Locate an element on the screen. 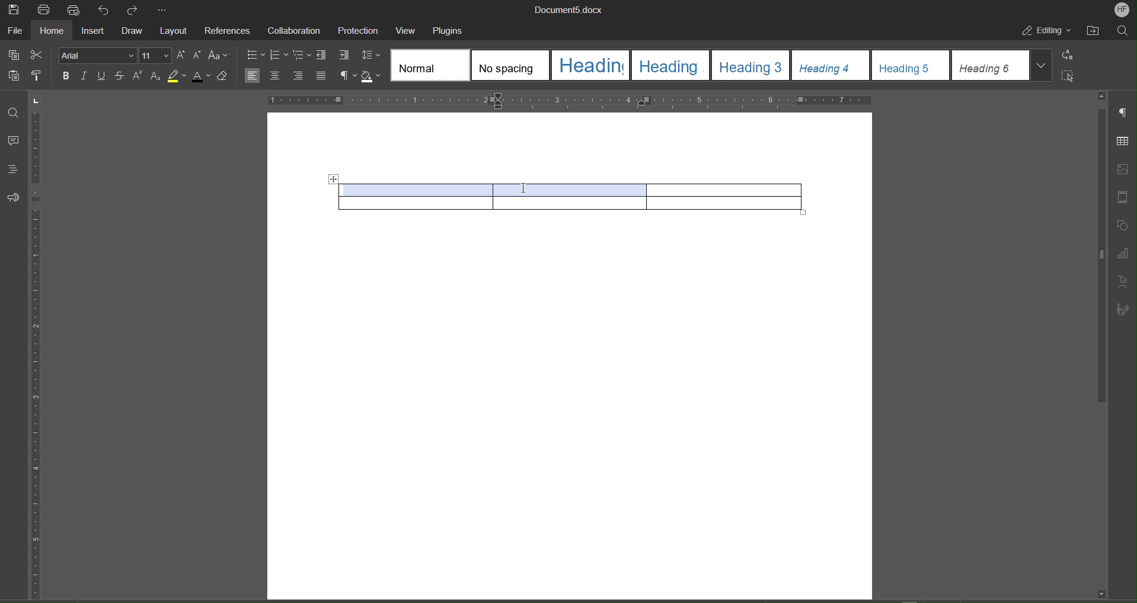 The height and width of the screenshot is (603, 1137). Horizontal Ruler is located at coordinates (569, 100).